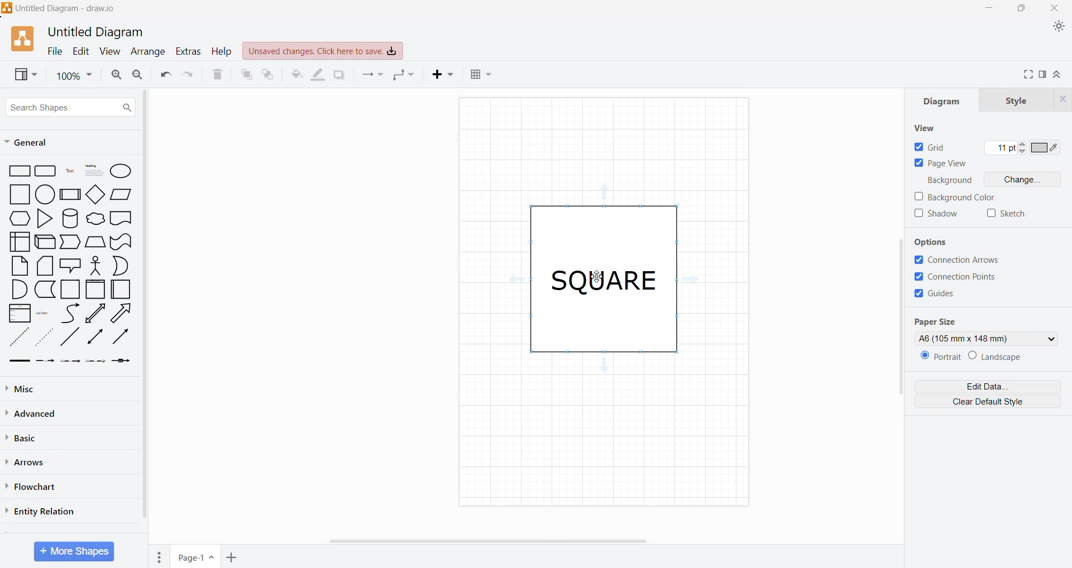  What do you see at coordinates (939, 241) in the screenshot?
I see `Options` at bounding box center [939, 241].